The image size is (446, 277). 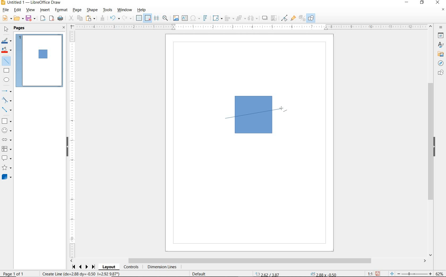 I want to click on OPEN, so click(x=19, y=18).